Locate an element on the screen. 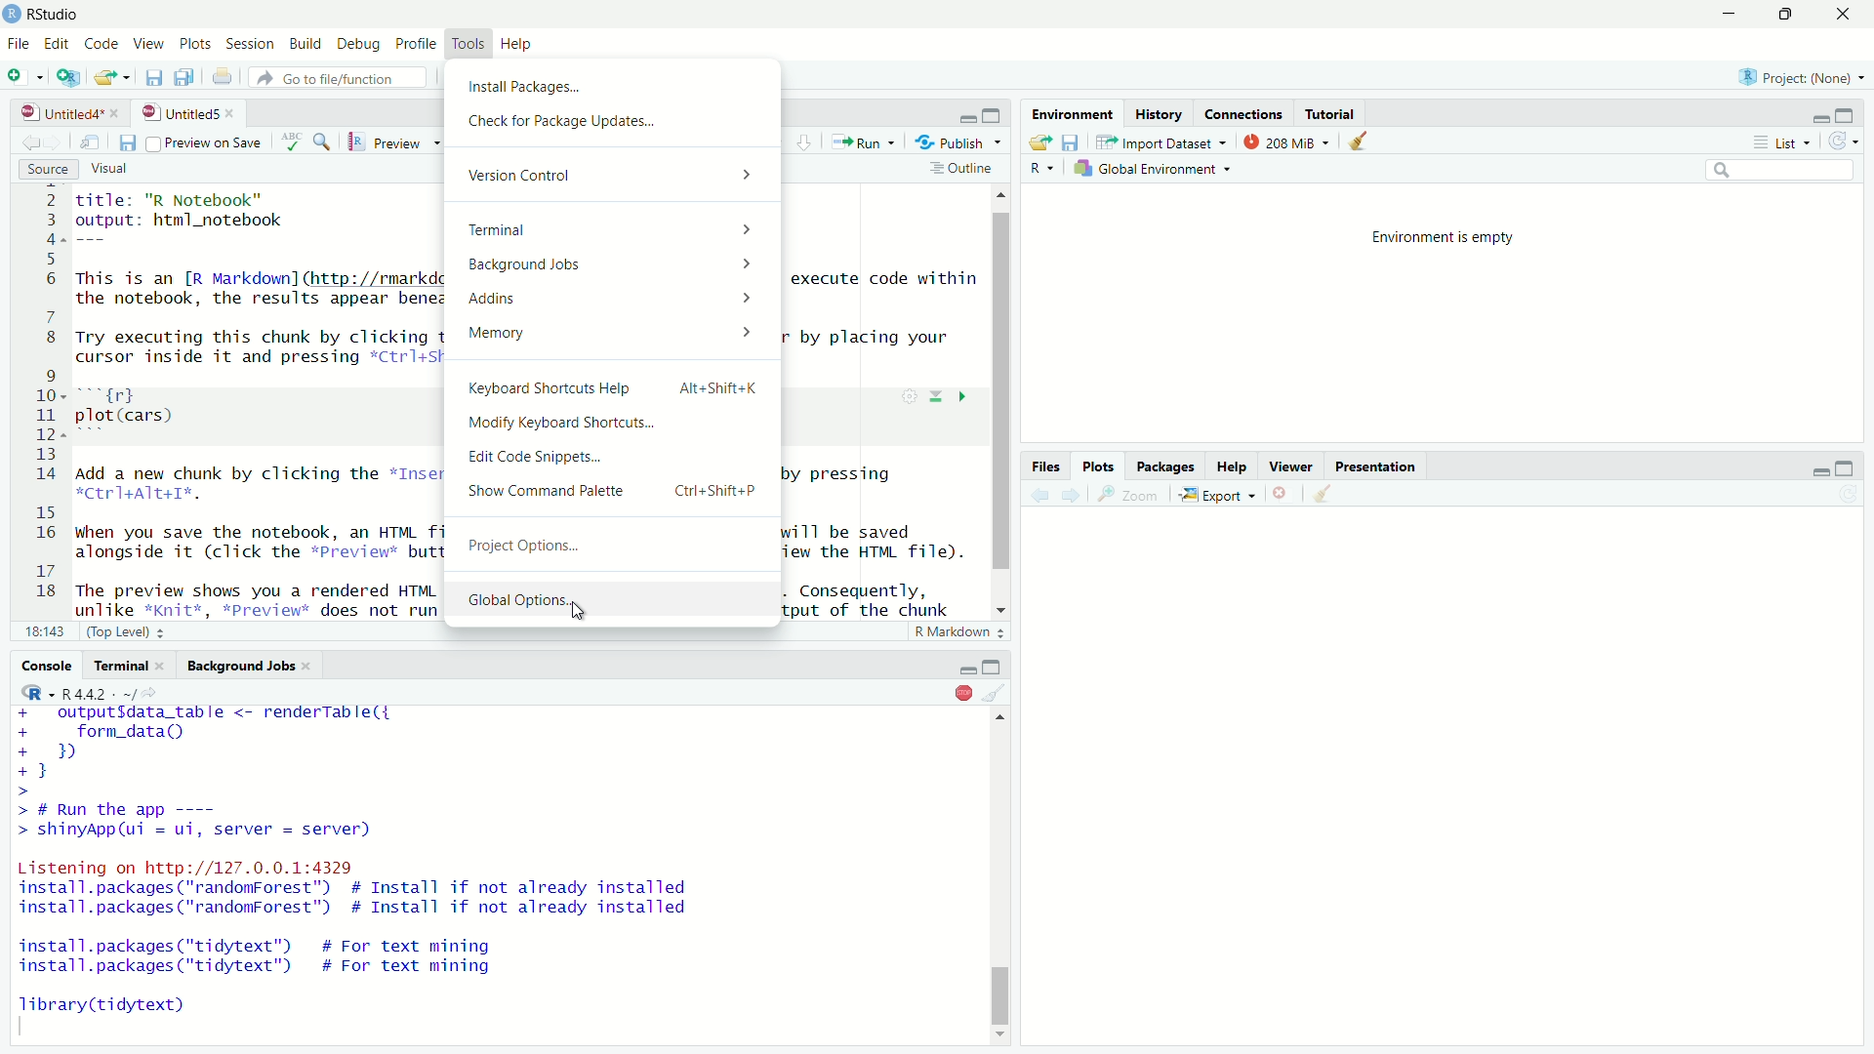 The image size is (1874, 1054). maximize is located at coordinates (1850, 114).